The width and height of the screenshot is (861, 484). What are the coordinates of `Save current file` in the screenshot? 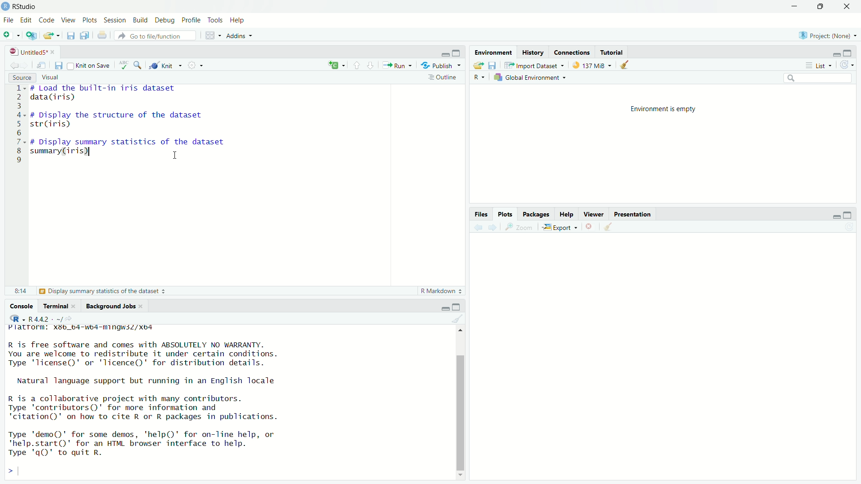 It's located at (70, 36).